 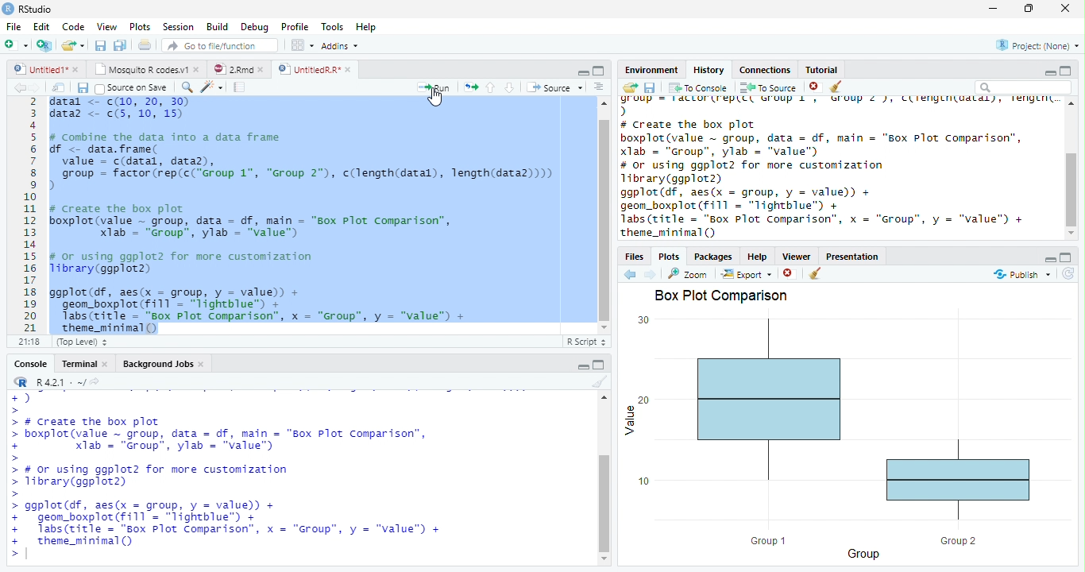 What do you see at coordinates (75, 69) in the screenshot?
I see `close` at bounding box center [75, 69].